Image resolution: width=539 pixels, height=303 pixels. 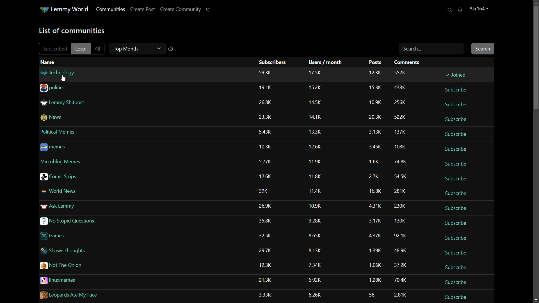 What do you see at coordinates (209, 9) in the screenshot?
I see `support lemmy` at bounding box center [209, 9].